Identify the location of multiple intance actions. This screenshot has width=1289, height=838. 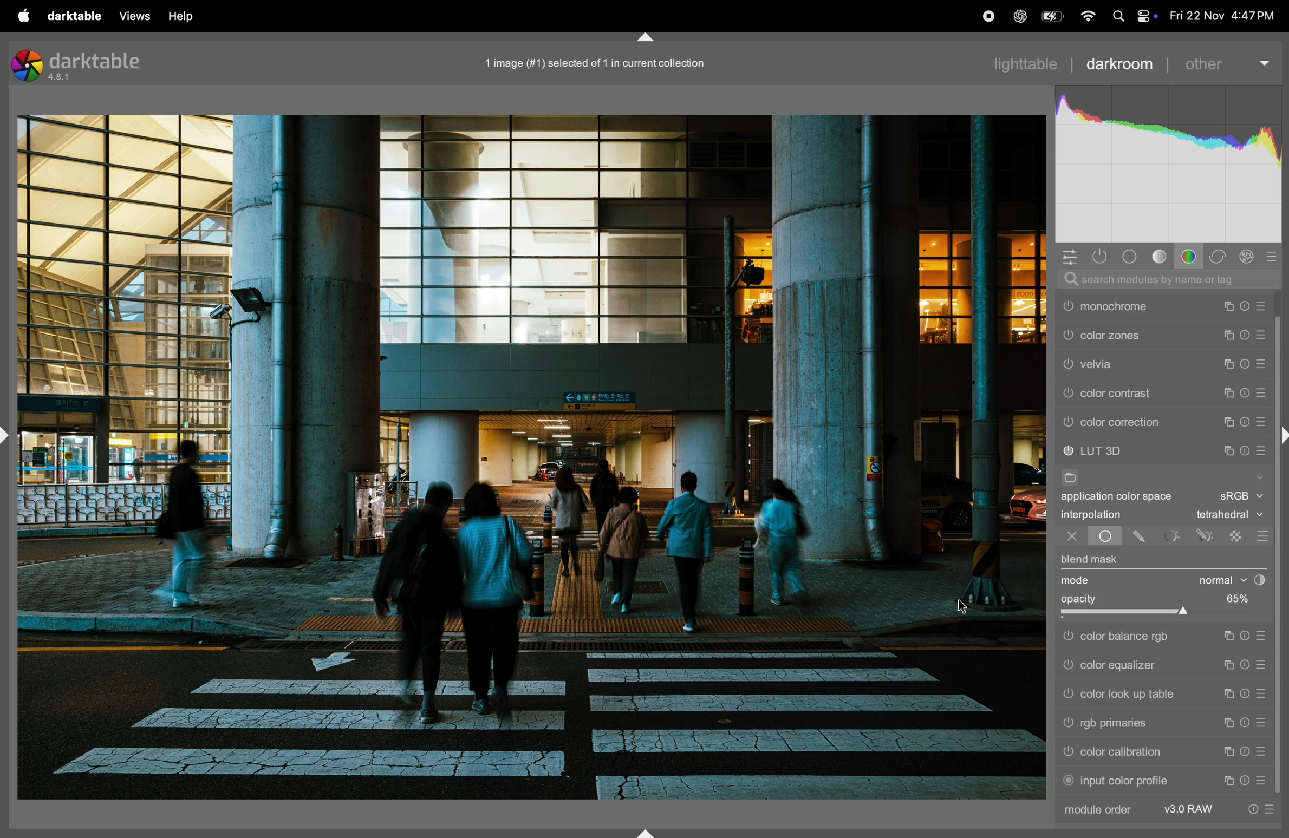
(1225, 447).